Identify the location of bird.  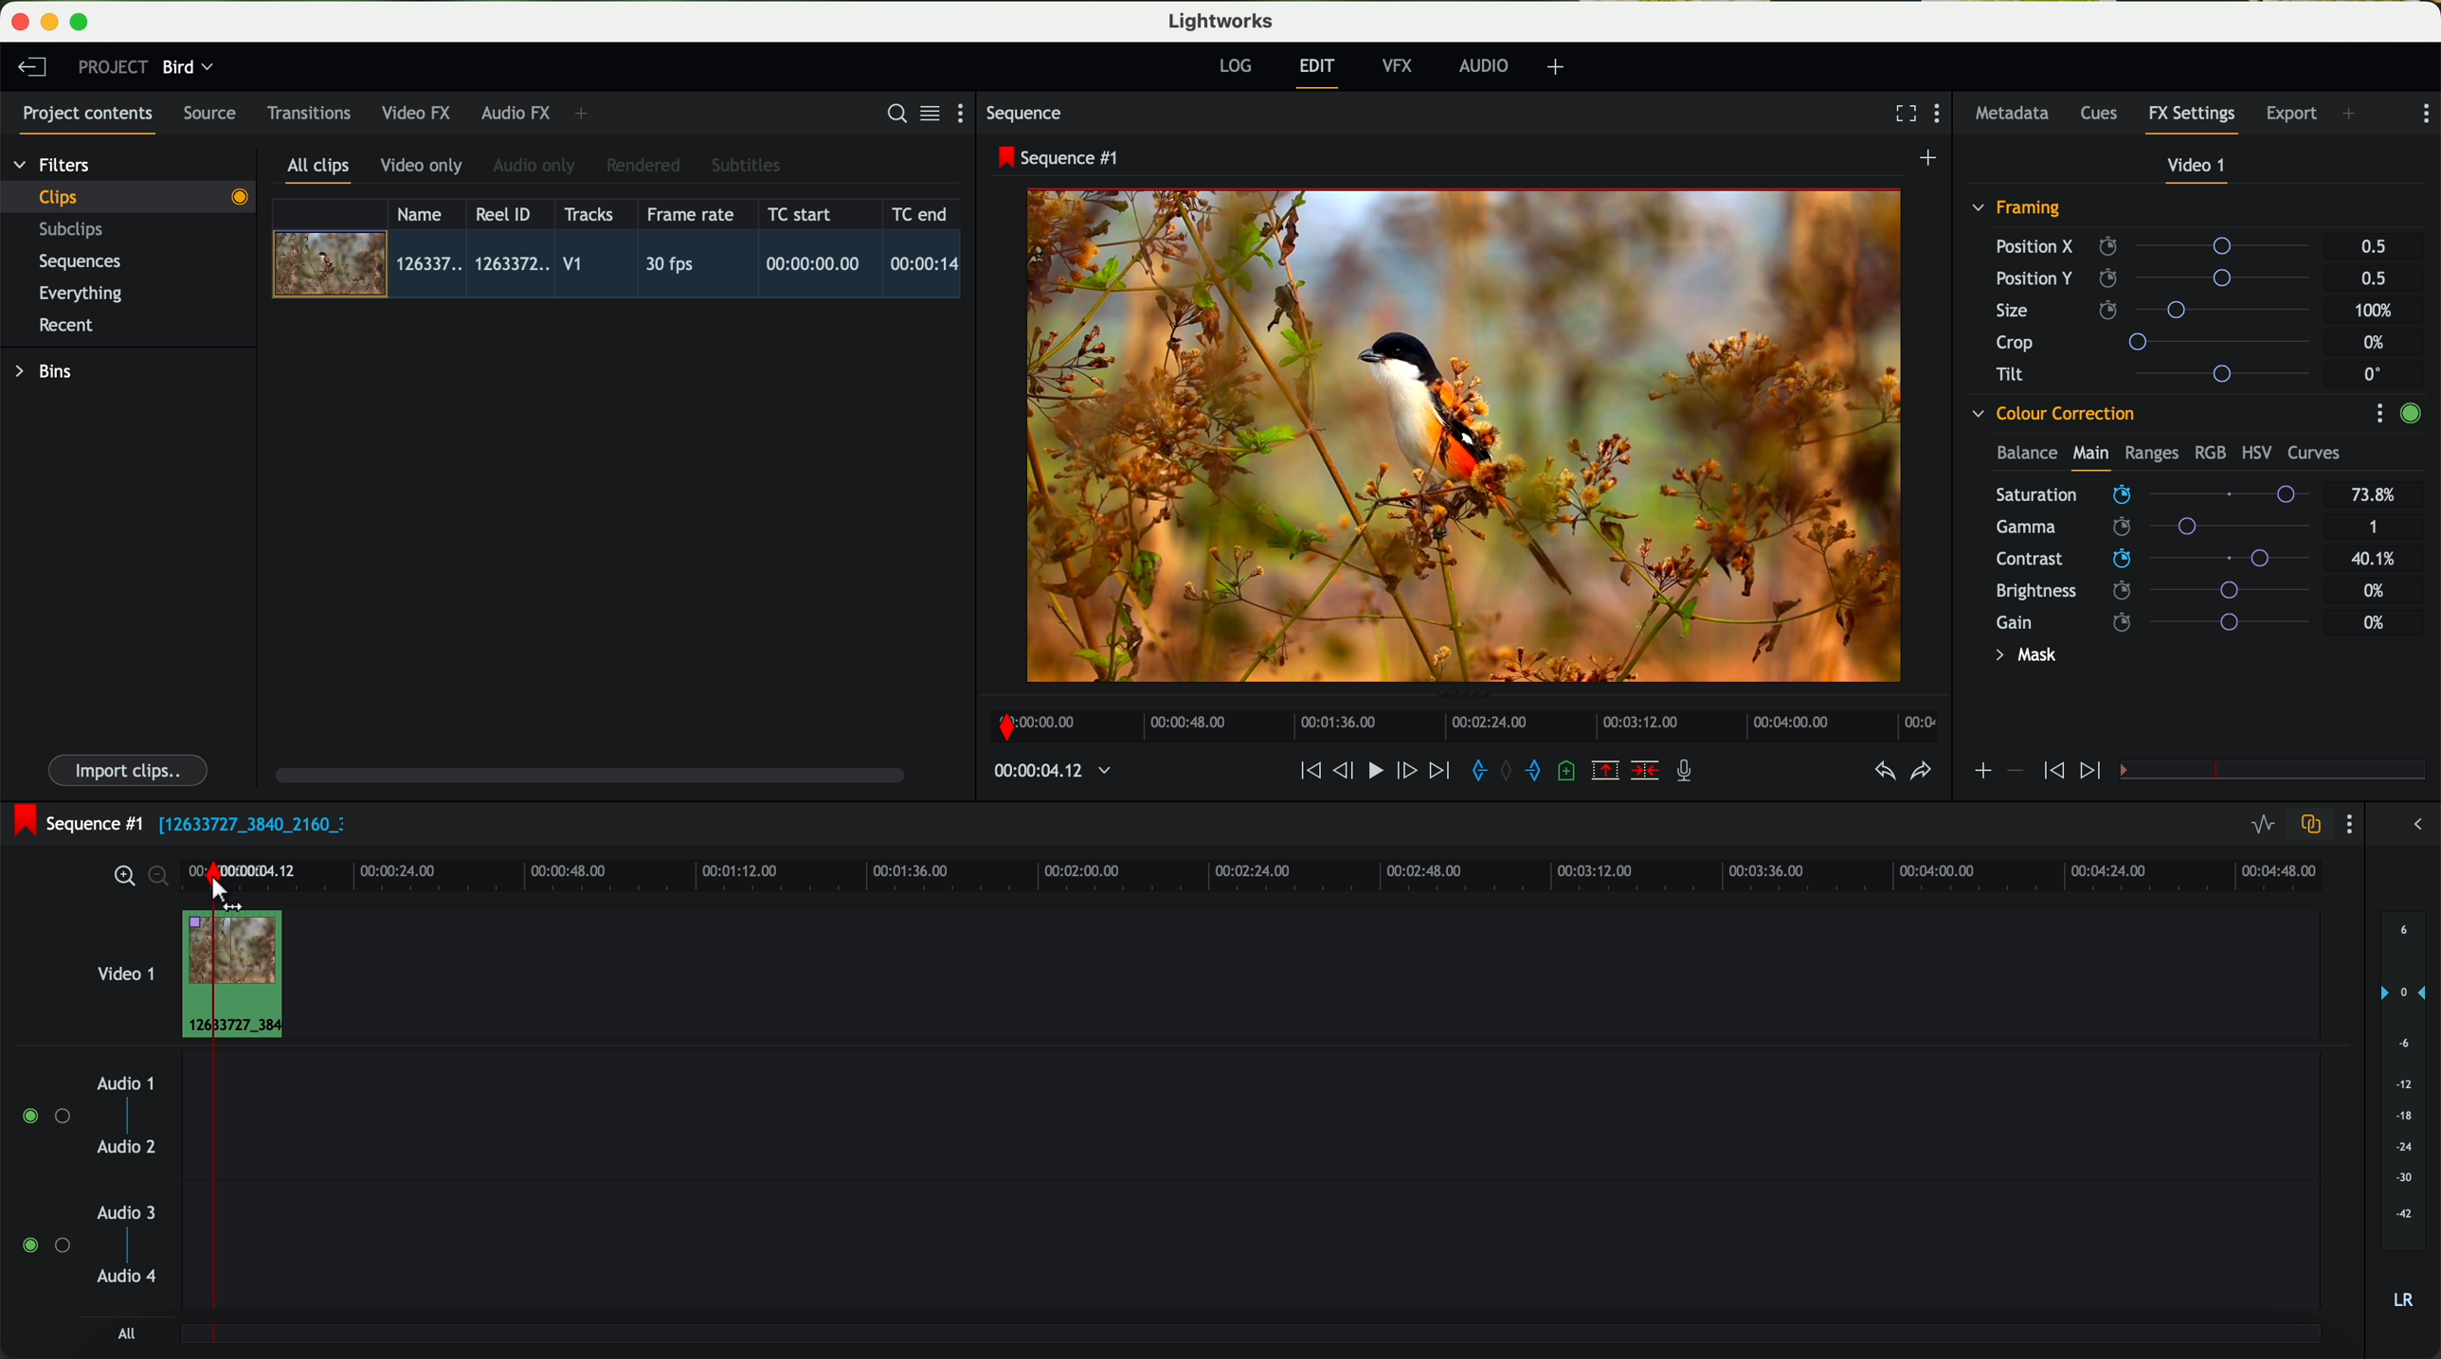
(188, 68).